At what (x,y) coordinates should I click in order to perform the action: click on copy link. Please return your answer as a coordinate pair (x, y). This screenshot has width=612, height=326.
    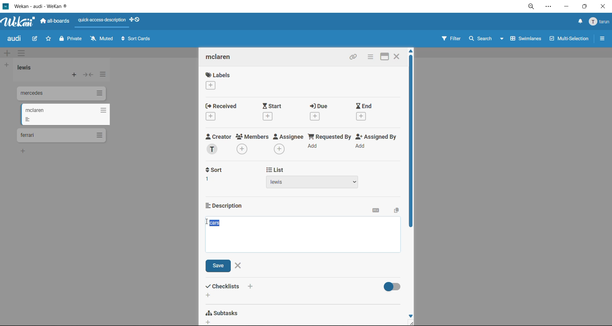
    Looking at the image, I should click on (355, 57).